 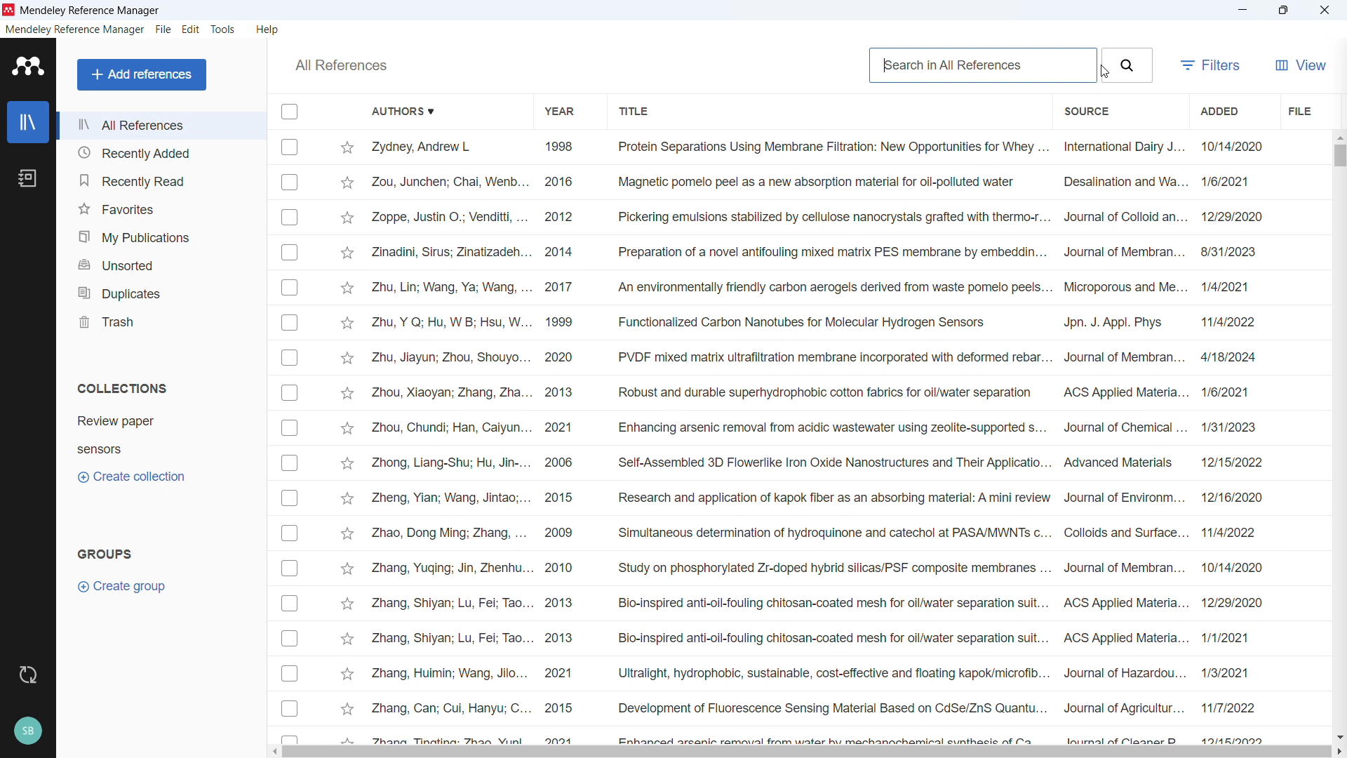 What do you see at coordinates (74, 29) in the screenshot?
I see `mendeley reference manager` at bounding box center [74, 29].